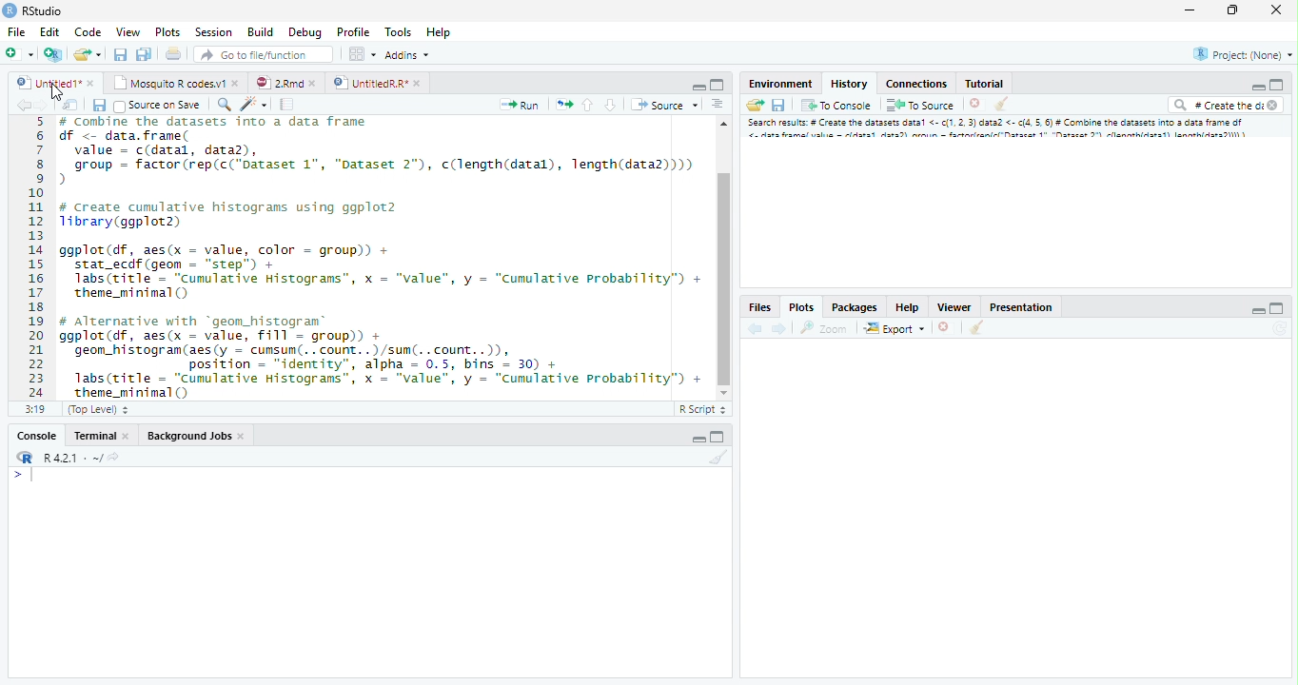 This screenshot has width=1298, height=685. Describe the element at coordinates (216, 32) in the screenshot. I see `Session` at that location.